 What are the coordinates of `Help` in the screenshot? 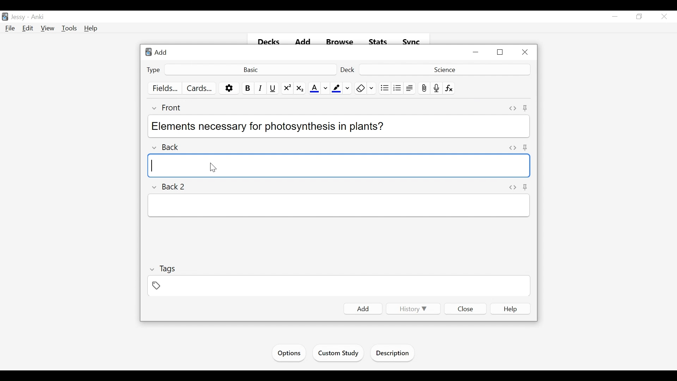 It's located at (511, 309).